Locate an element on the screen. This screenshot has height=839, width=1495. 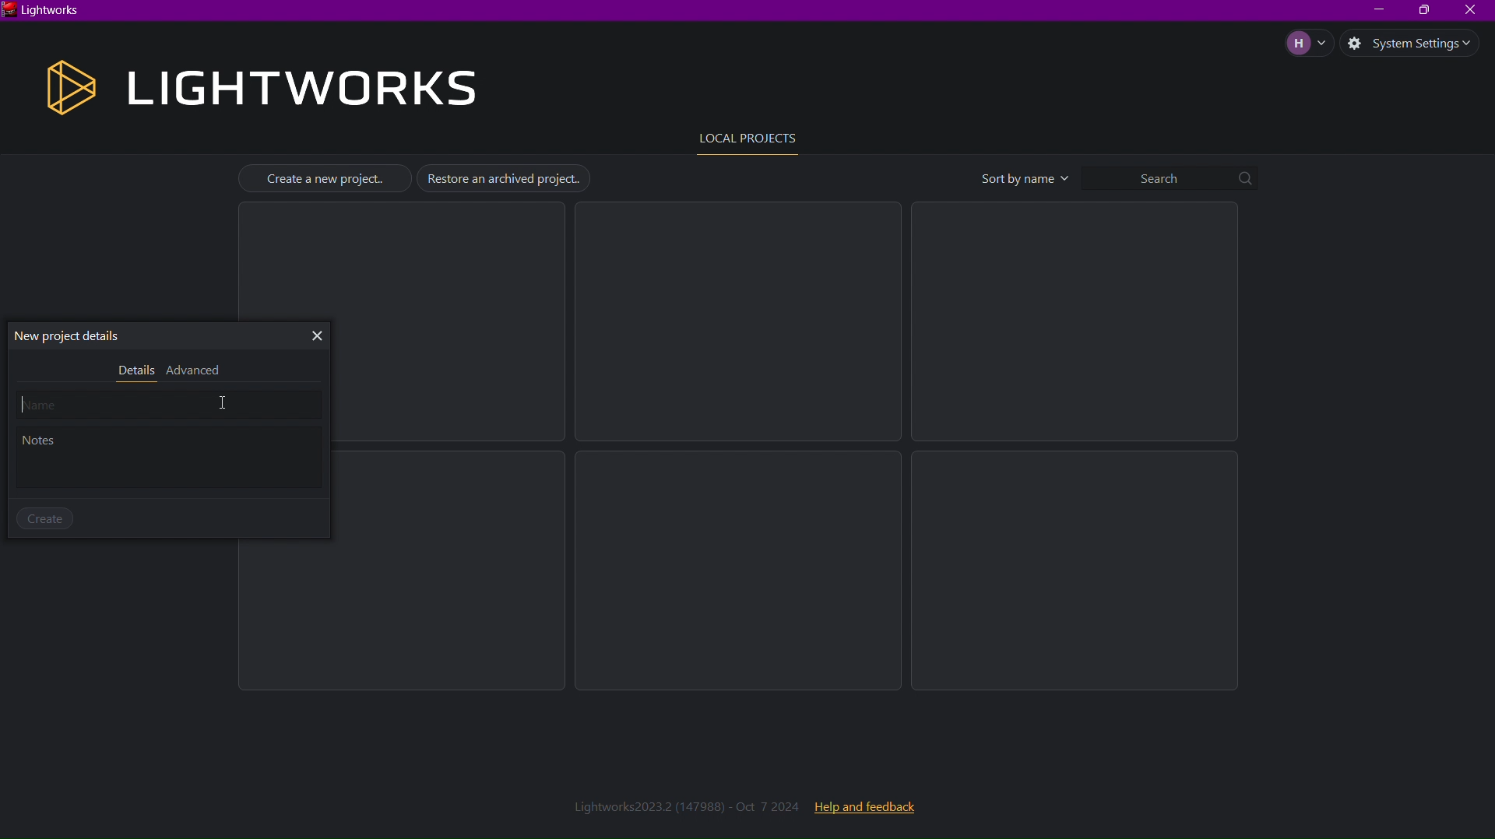
Create is located at coordinates (44, 518).